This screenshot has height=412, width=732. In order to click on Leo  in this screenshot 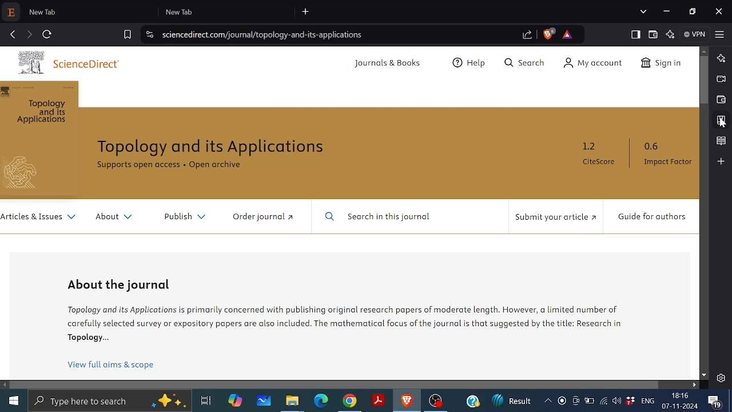, I will do `click(722, 57)`.